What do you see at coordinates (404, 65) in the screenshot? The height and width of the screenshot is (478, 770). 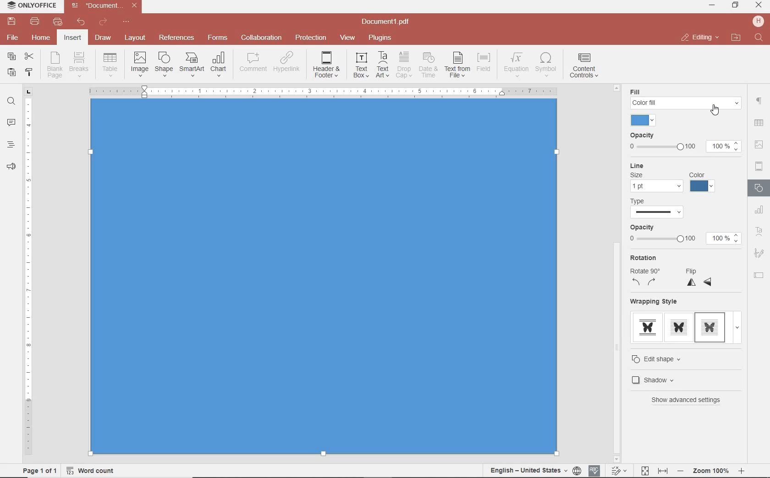 I see `DROP CAP` at bounding box center [404, 65].